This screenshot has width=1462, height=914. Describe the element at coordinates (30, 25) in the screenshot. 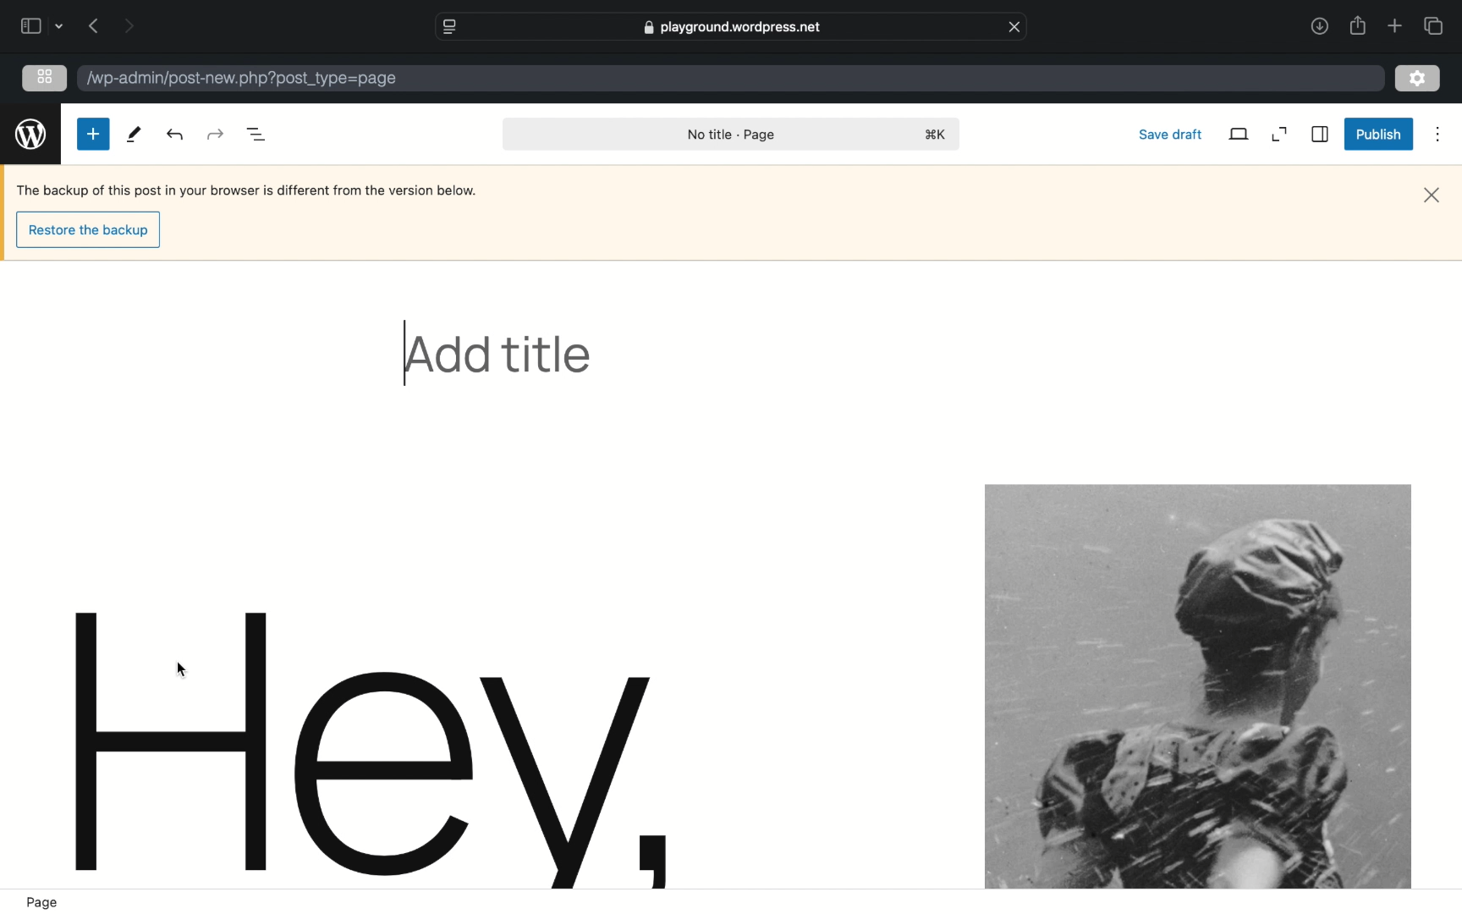

I see `sidebar` at that location.